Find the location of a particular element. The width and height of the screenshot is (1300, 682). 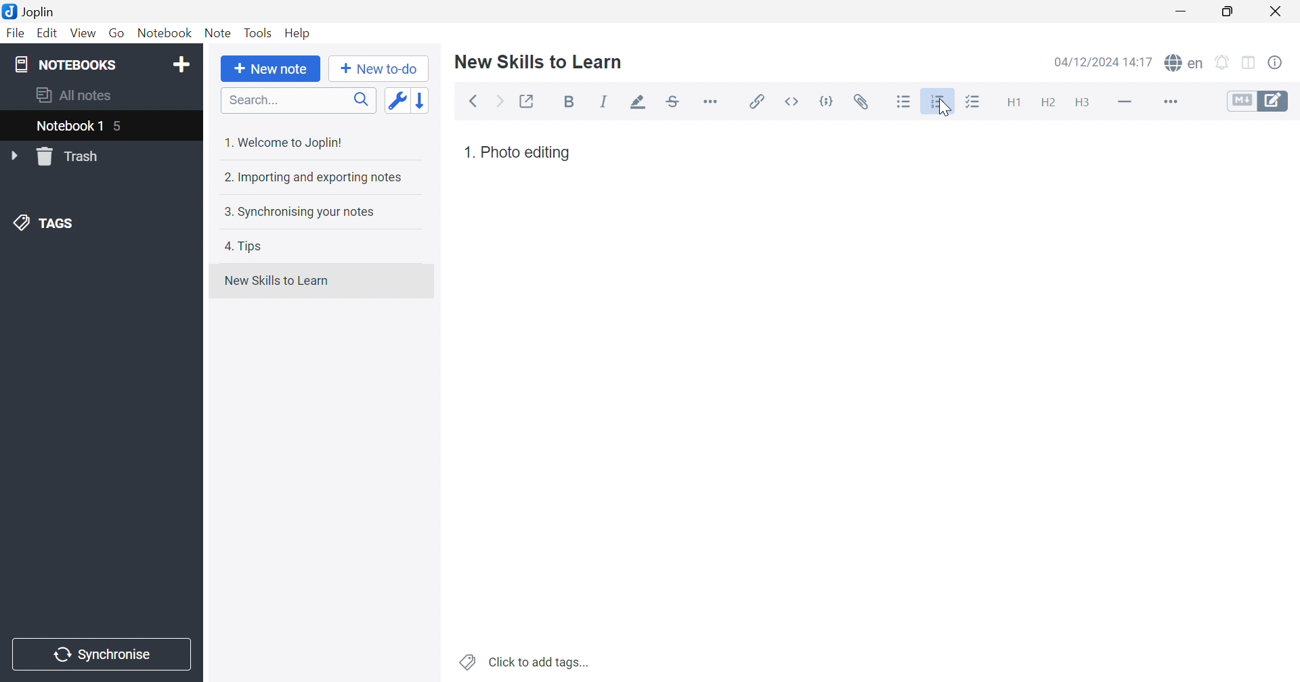

Minimize is located at coordinates (1185, 12).